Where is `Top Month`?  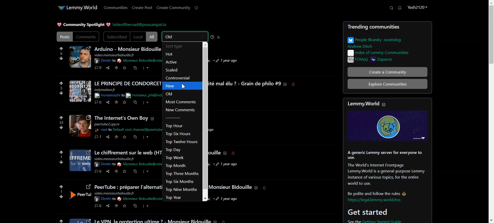
Top Month is located at coordinates (176, 165).